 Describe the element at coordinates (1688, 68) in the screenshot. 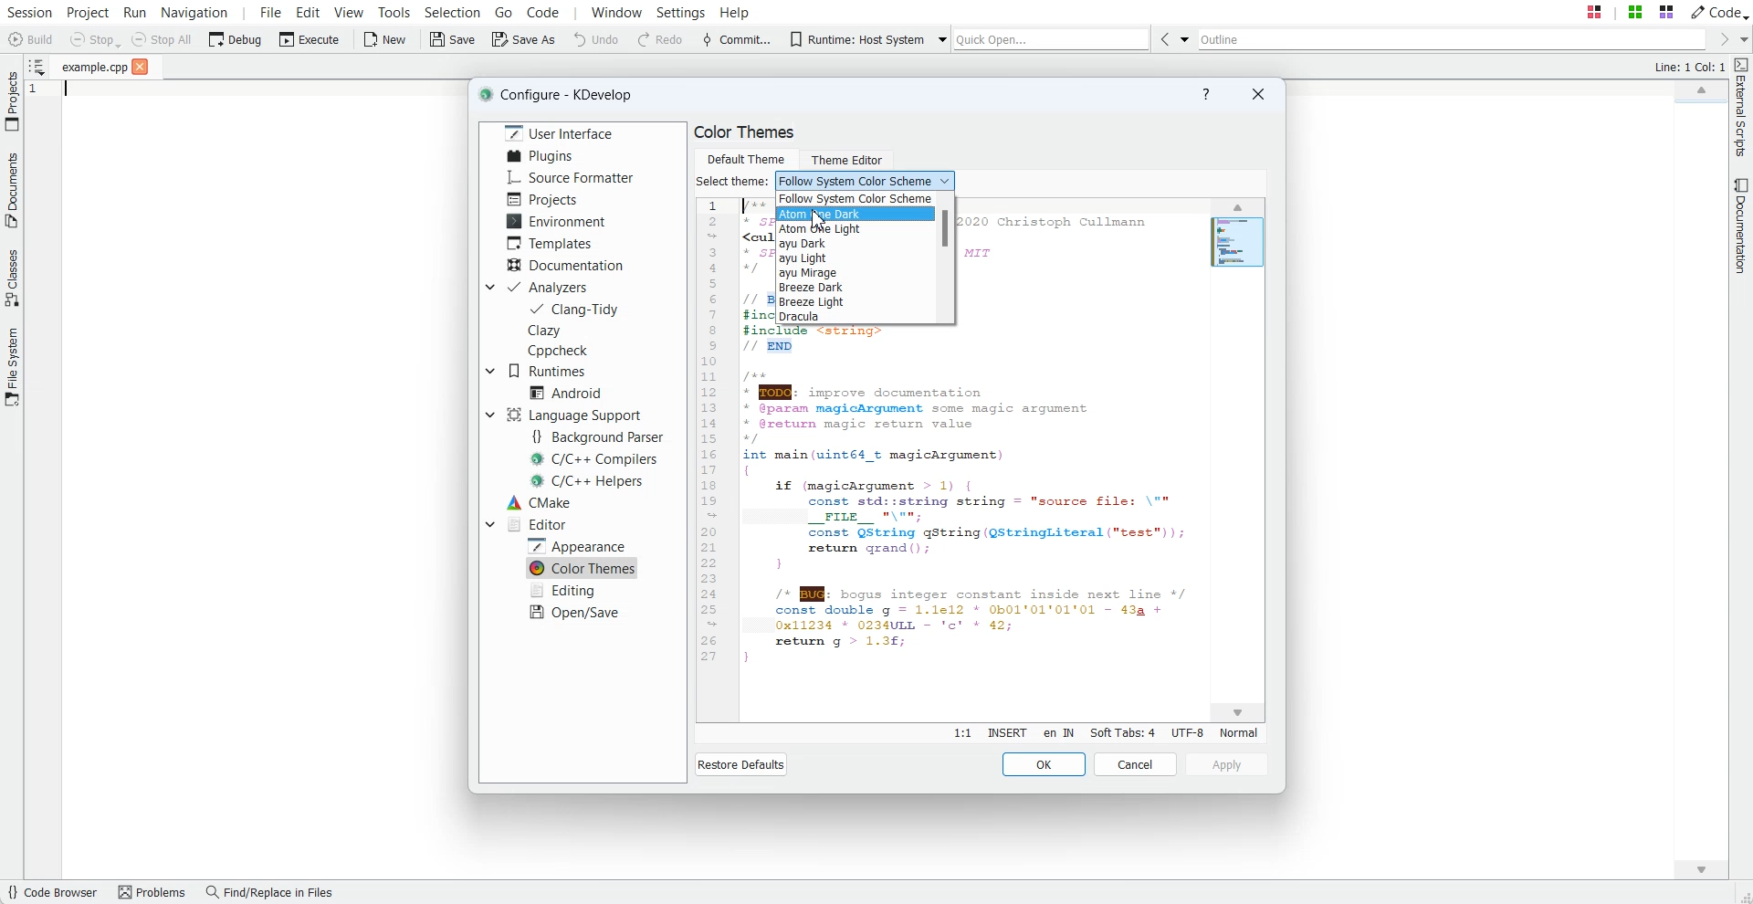

I see `Text` at that location.